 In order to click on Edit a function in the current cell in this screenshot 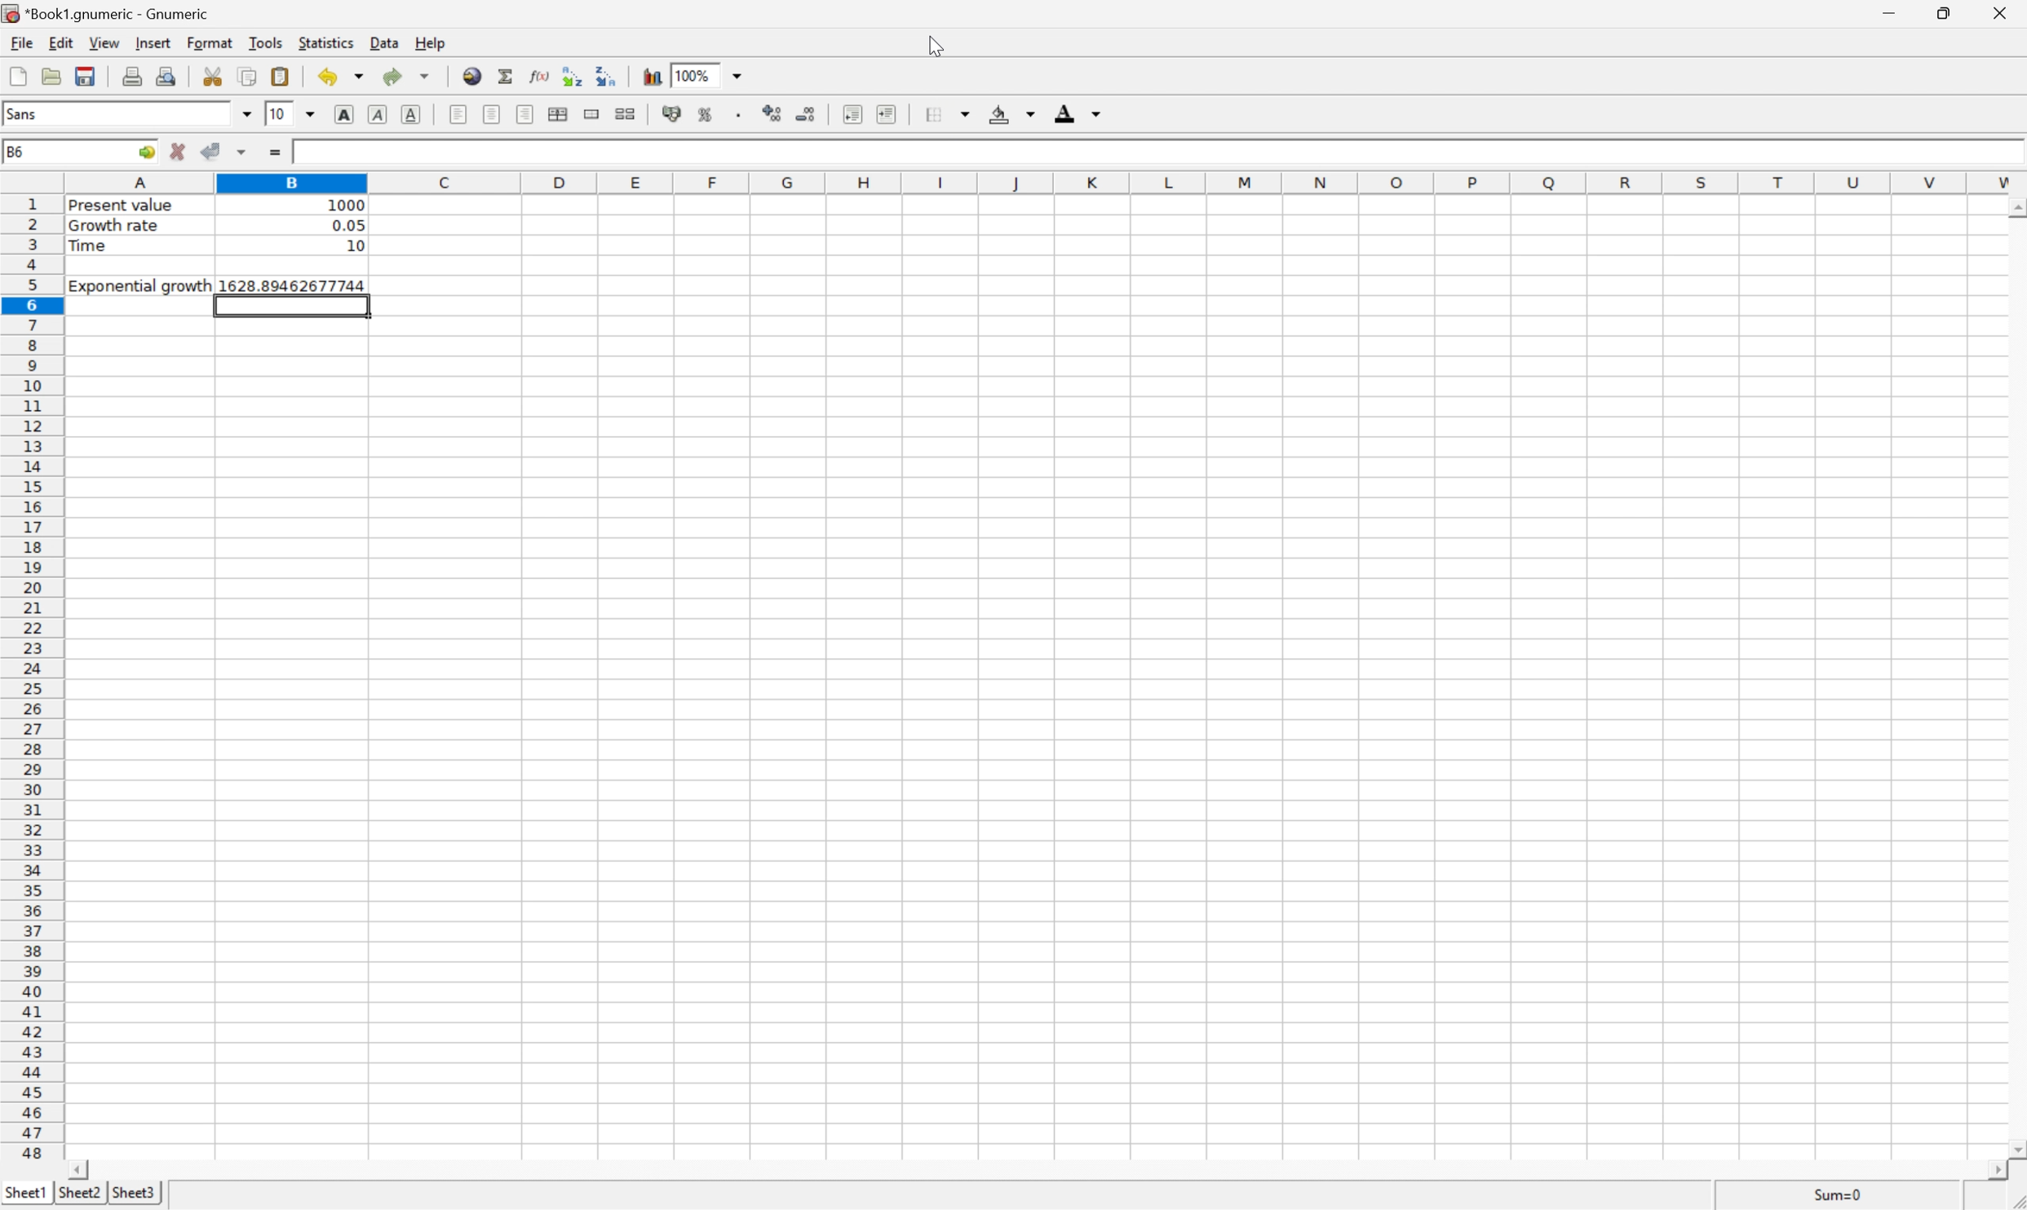, I will do `click(540, 75)`.